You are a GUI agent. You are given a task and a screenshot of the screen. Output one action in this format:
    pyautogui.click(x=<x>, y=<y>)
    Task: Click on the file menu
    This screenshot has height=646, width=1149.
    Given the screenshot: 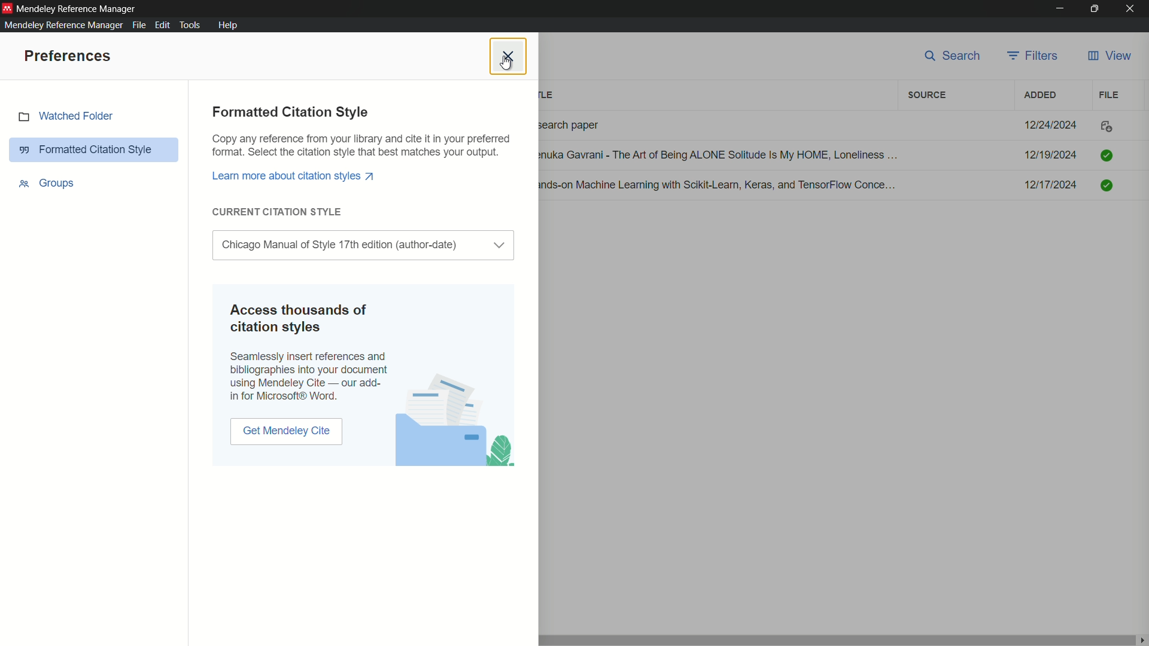 What is the action you would take?
    pyautogui.click(x=137, y=25)
    